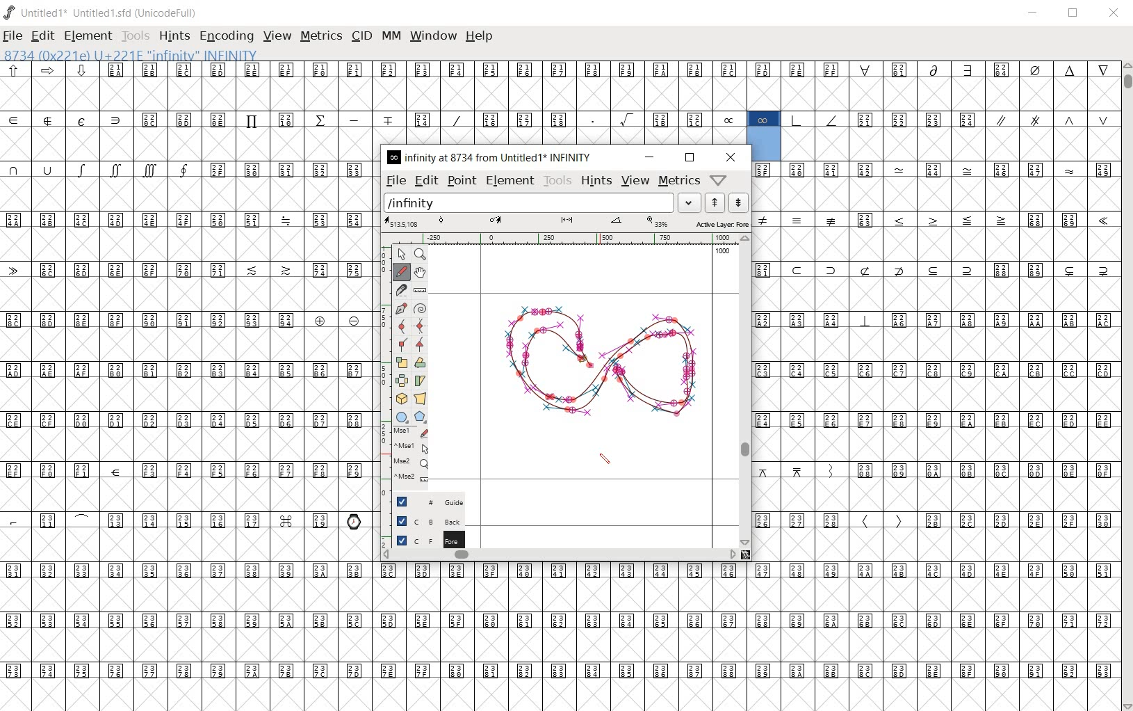  I want to click on foreground, so click(422, 541).